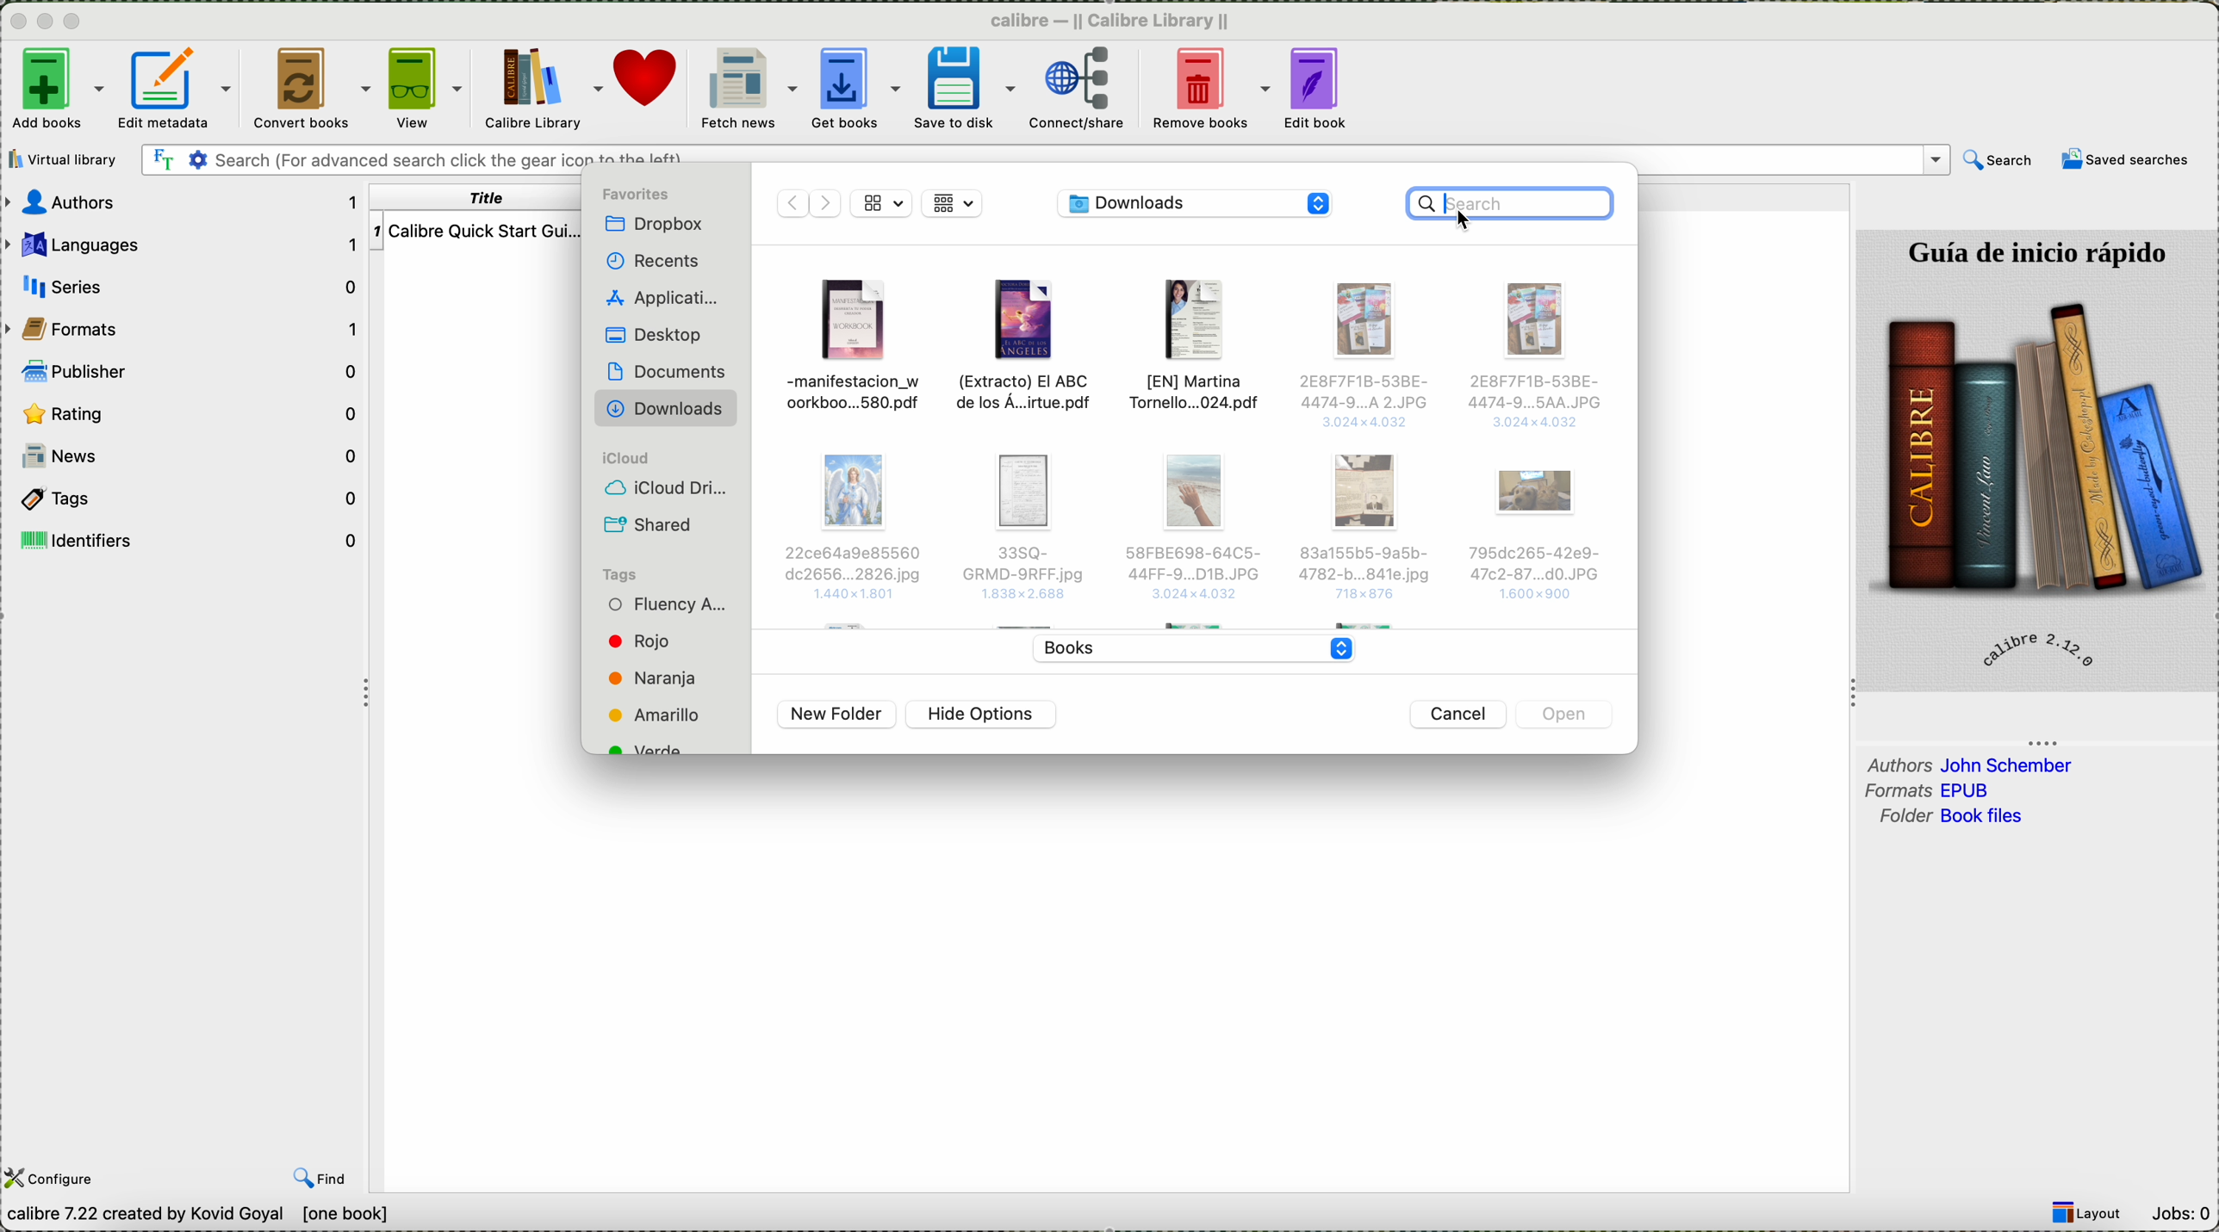 Image resolution: width=2219 pixels, height=1232 pixels. Describe the element at coordinates (1044, 158) in the screenshot. I see `search bar` at that location.